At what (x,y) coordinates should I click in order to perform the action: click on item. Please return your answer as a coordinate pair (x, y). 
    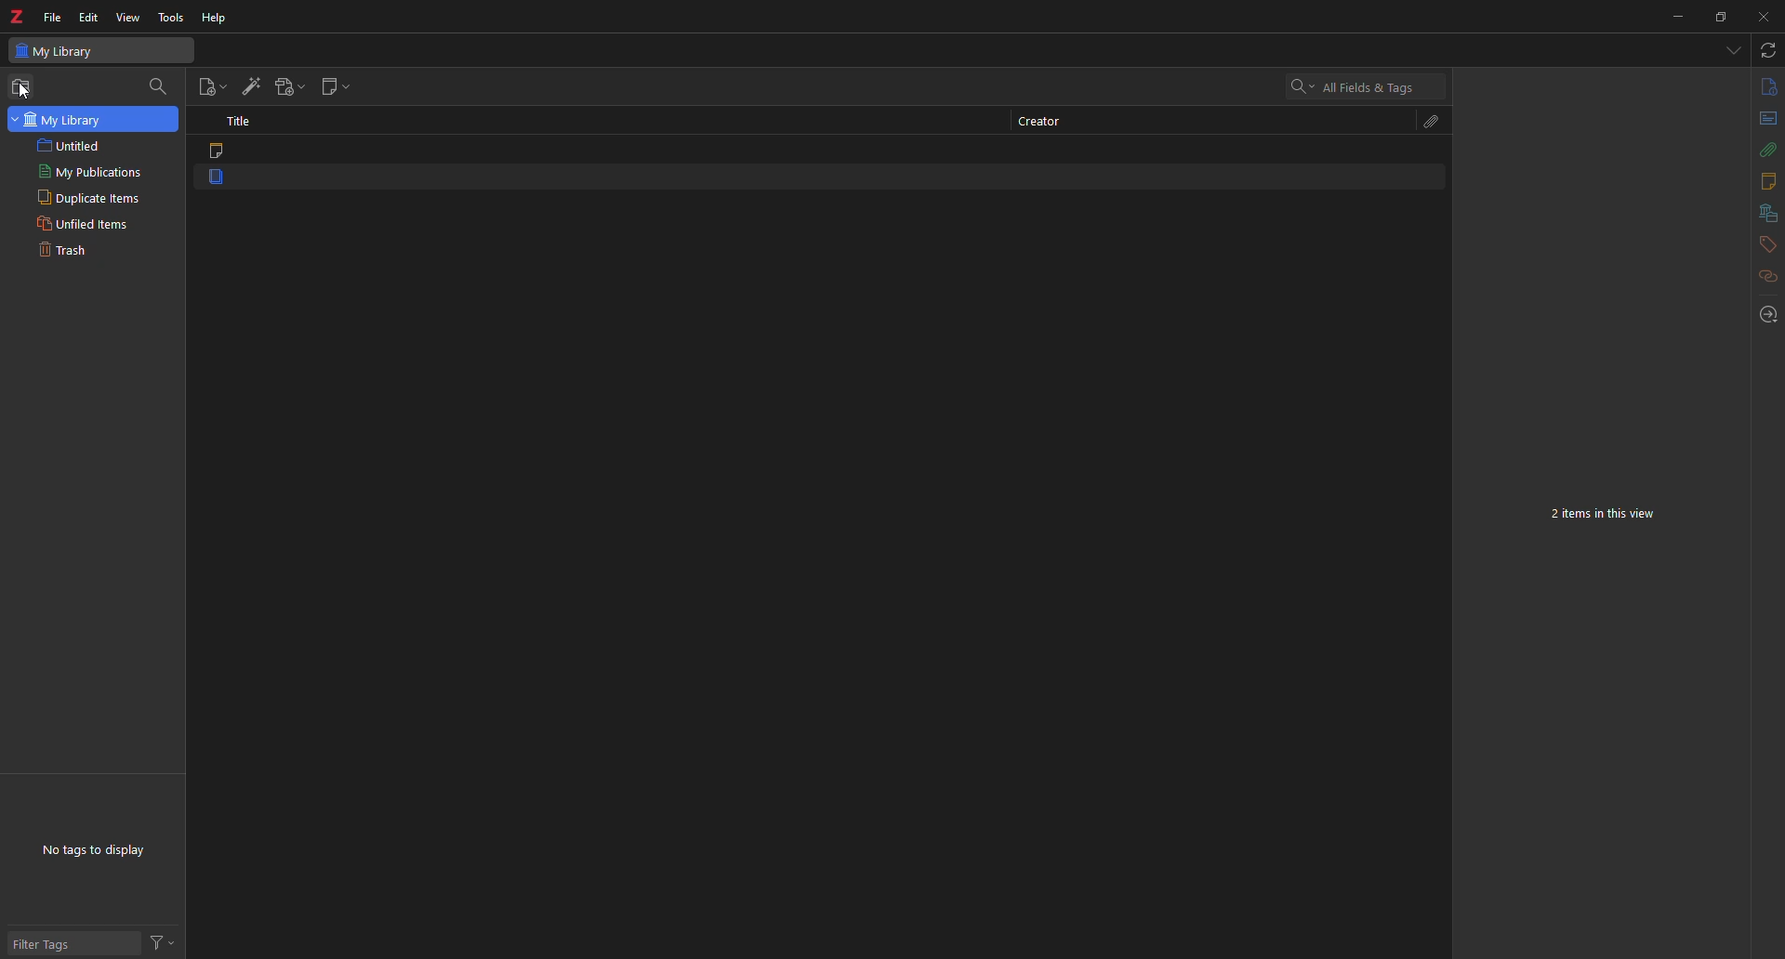
    Looking at the image, I should click on (221, 151).